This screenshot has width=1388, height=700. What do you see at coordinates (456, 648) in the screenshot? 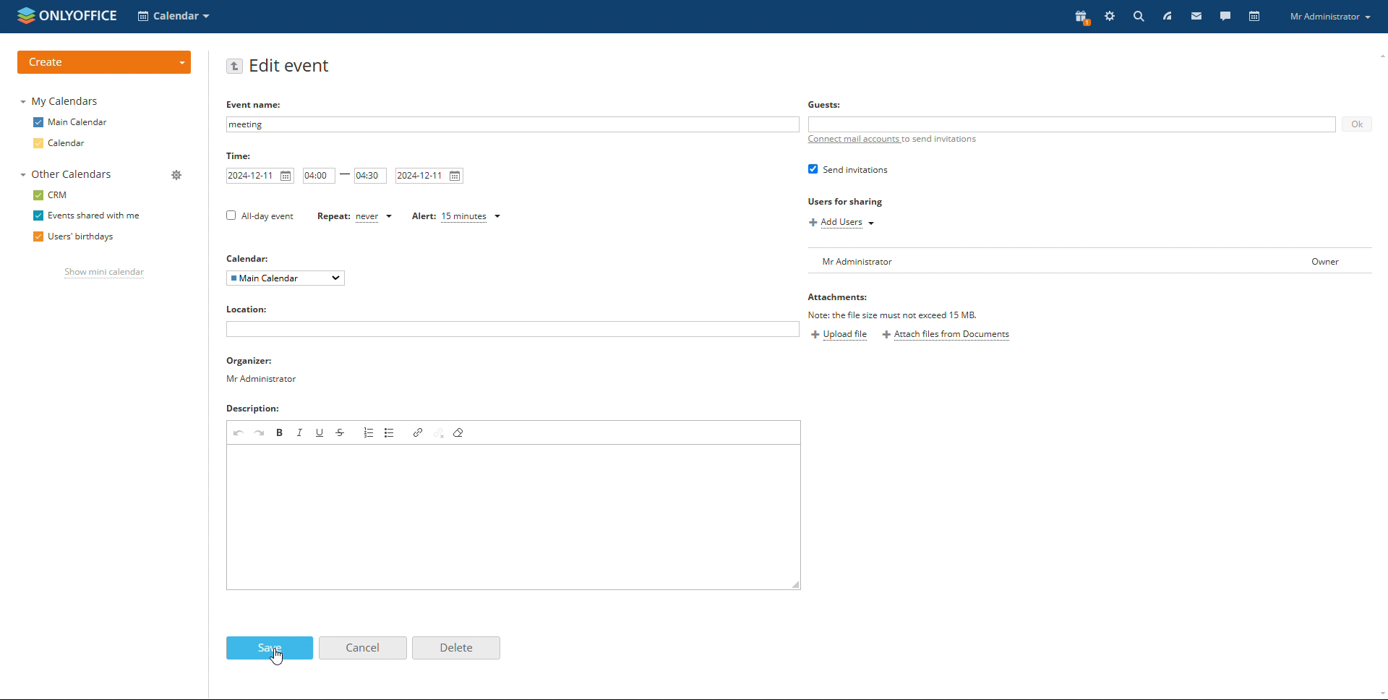
I see `delete` at bounding box center [456, 648].